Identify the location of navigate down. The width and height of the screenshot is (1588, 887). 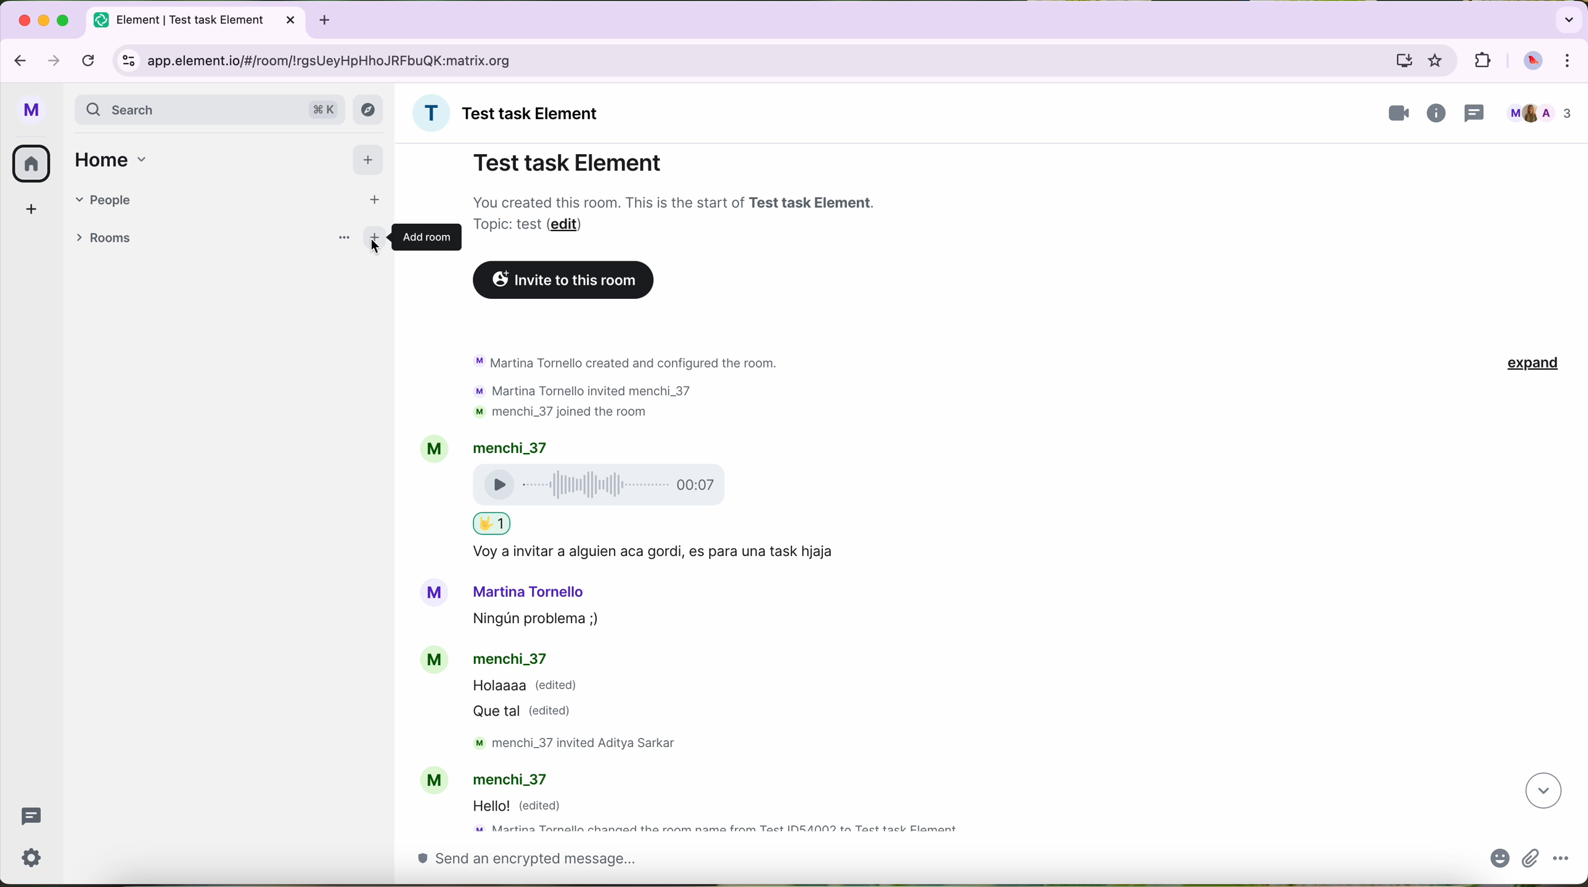
(1541, 791).